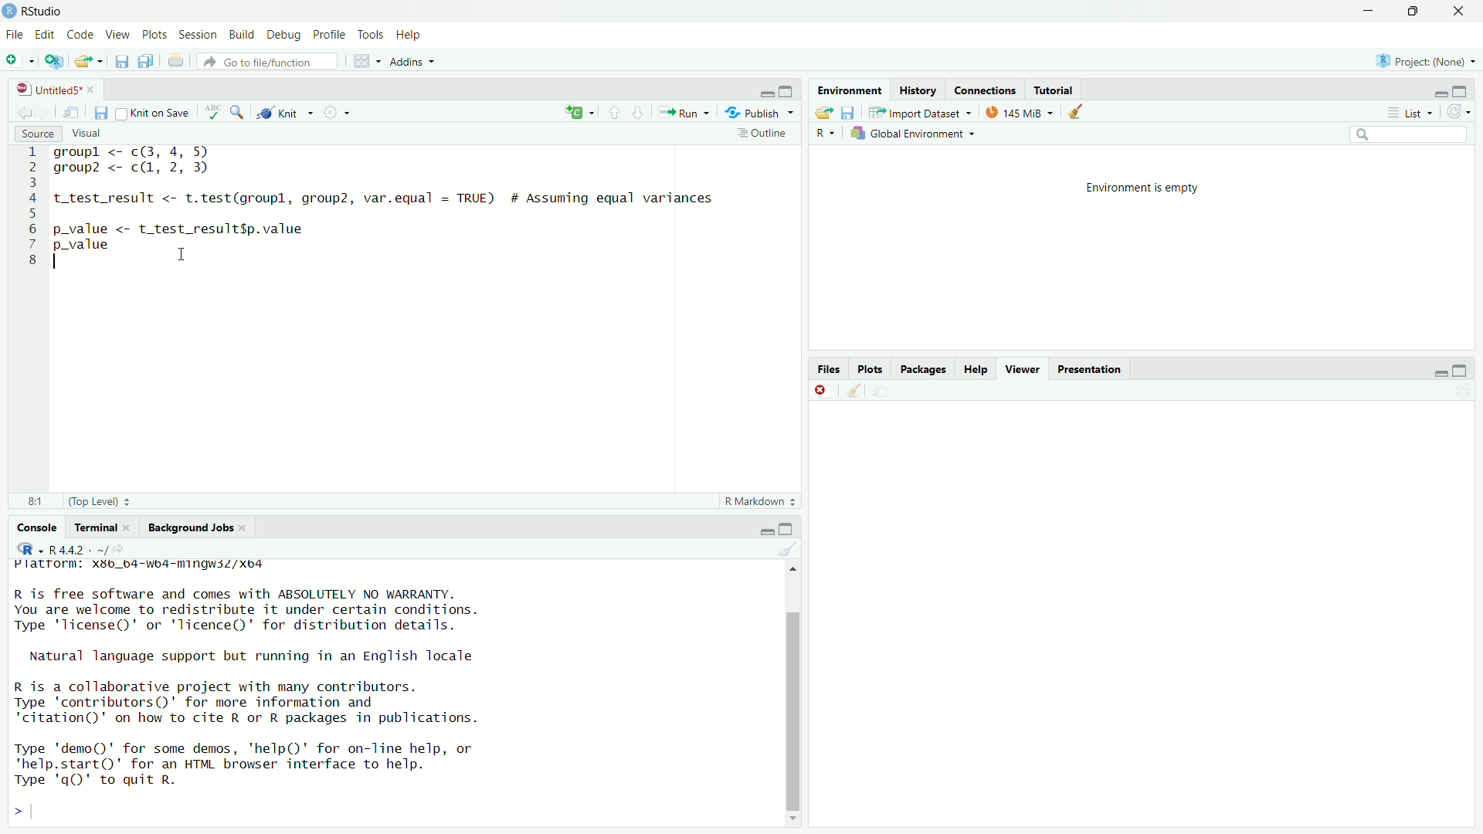  I want to click on Knit on Save, so click(157, 111).